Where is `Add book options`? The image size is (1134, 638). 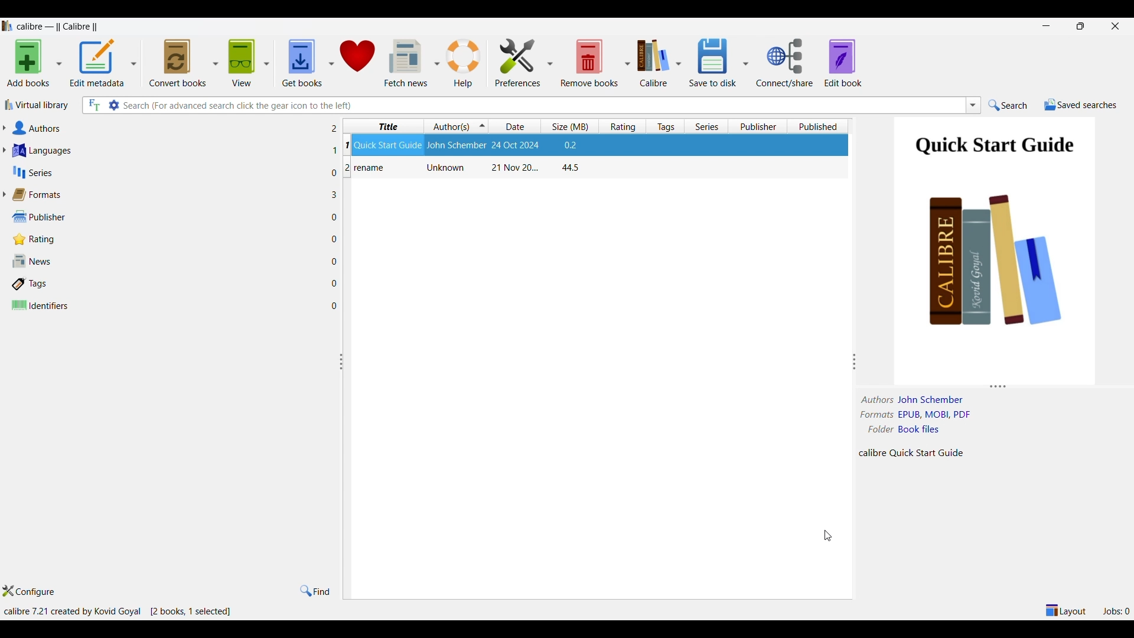 Add book options is located at coordinates (58, 64).